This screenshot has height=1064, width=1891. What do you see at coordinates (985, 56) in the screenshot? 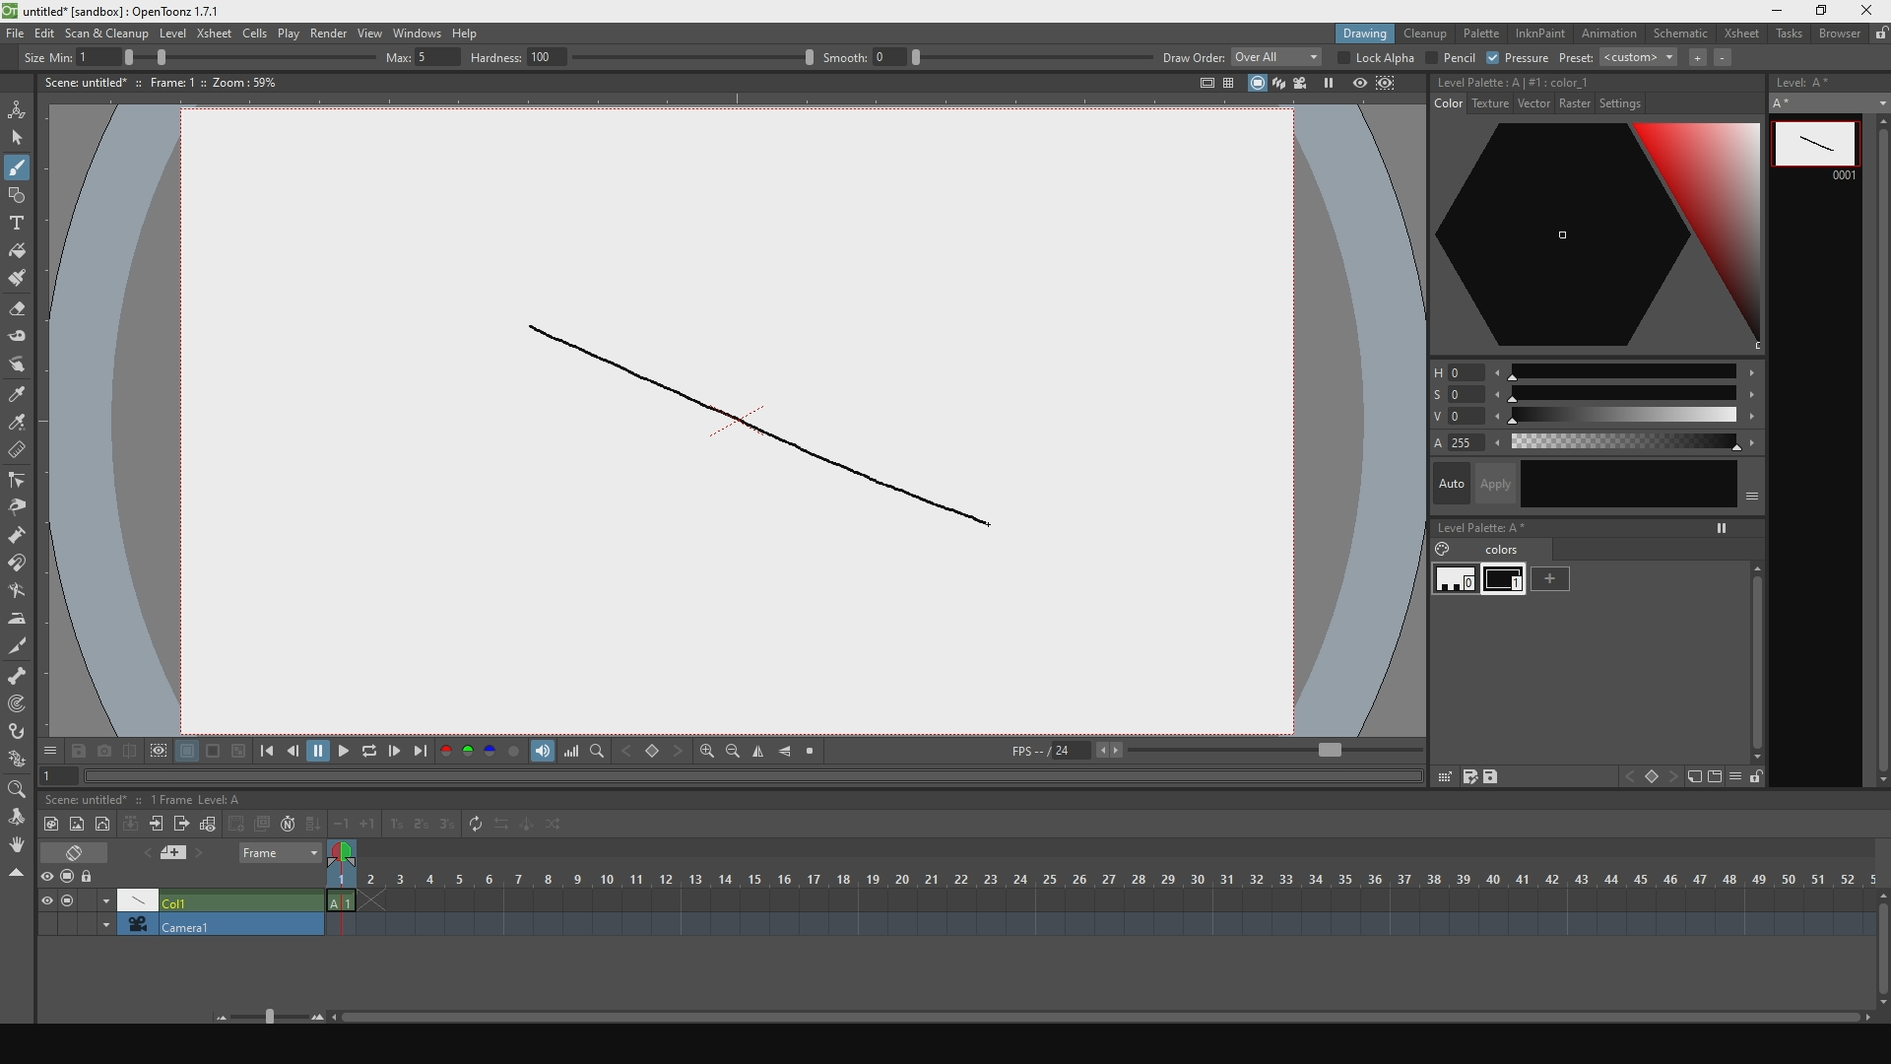
I see `smooth` at bounding box center [985, 56].